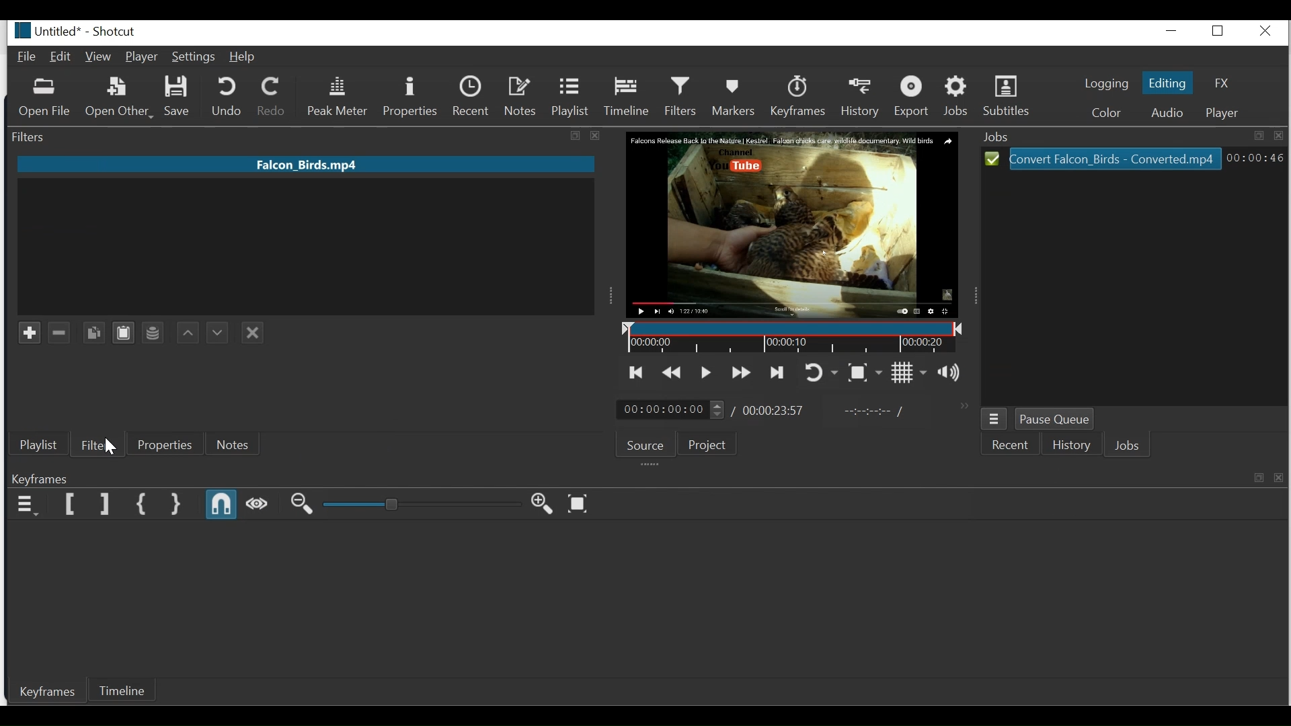  Describe the element at coordinates (872, 411) in the screenshot. I see `In point` at that location.